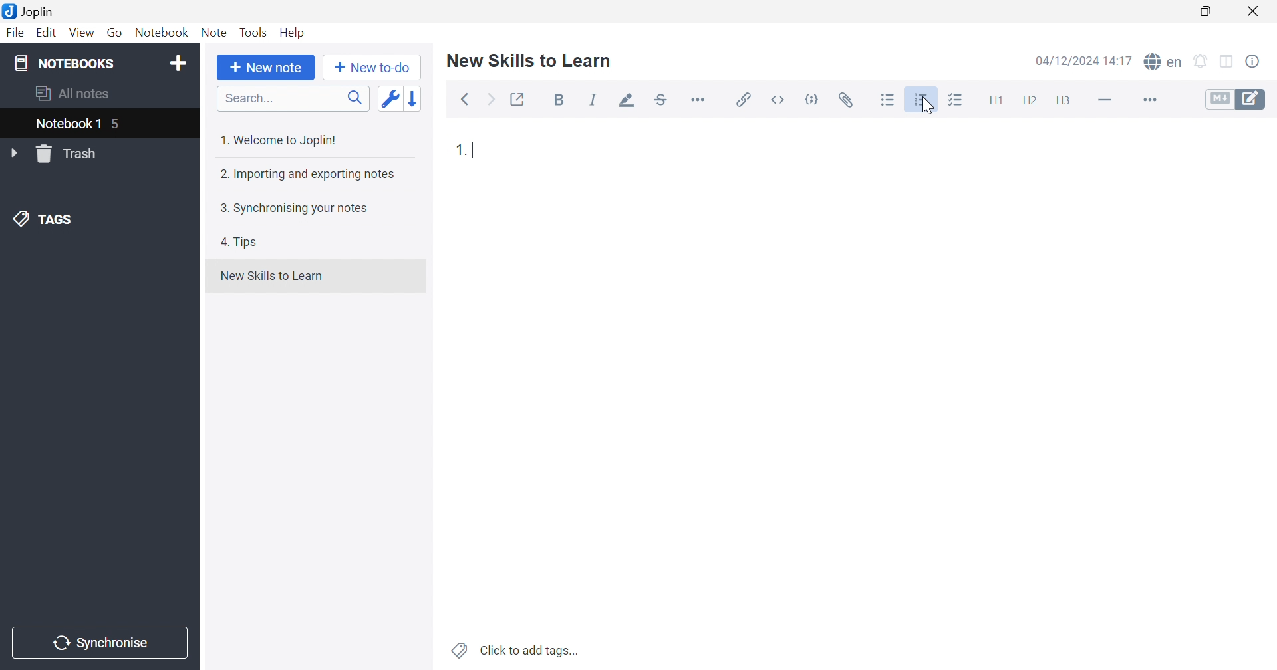 This screenshot has width=1277, height=670. What do you see at coordinates (389, 98) in the screenshot?
I see `Toggle sort order field: custom order -> updated date` at bounding box center [389, 98].